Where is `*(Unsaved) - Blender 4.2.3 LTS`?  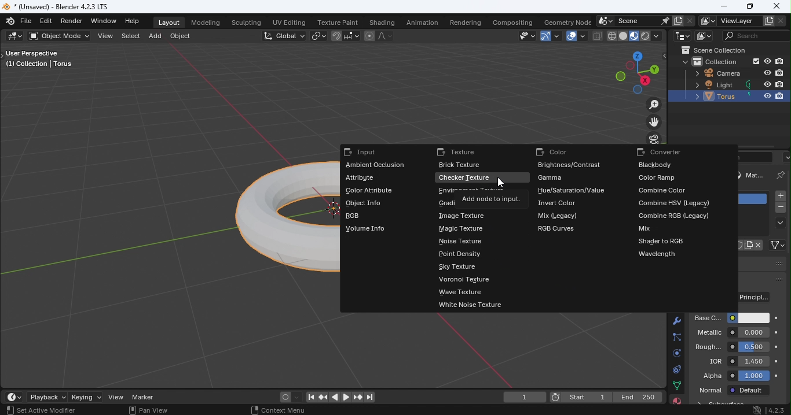
*(Unsaved) - Blender 4.2.3 LTS is located at coordinates (56, 7).